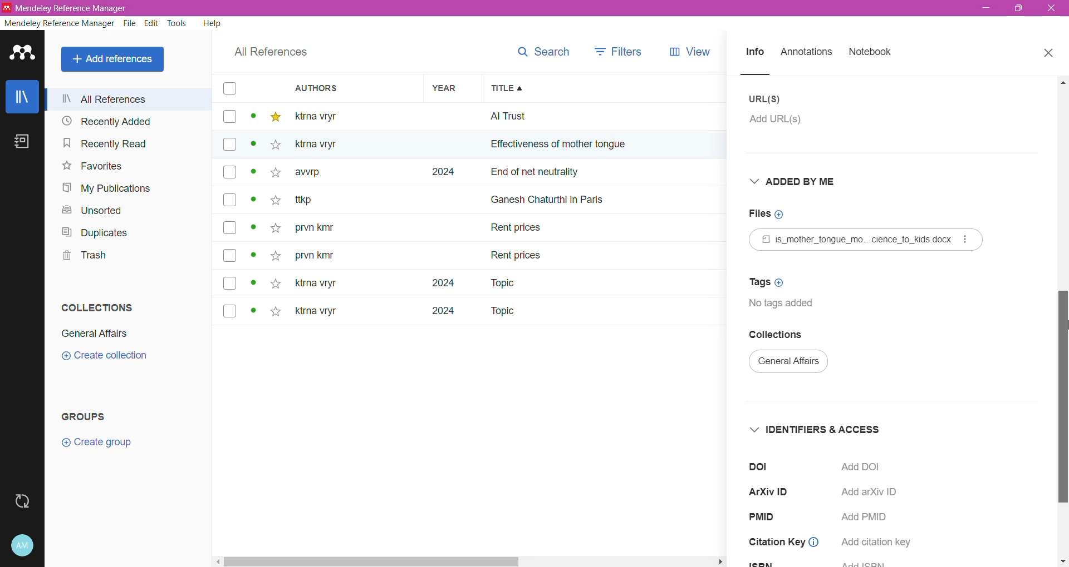 The image size is (1069, 567). I want to click on Recently Read, so click(117, 143).